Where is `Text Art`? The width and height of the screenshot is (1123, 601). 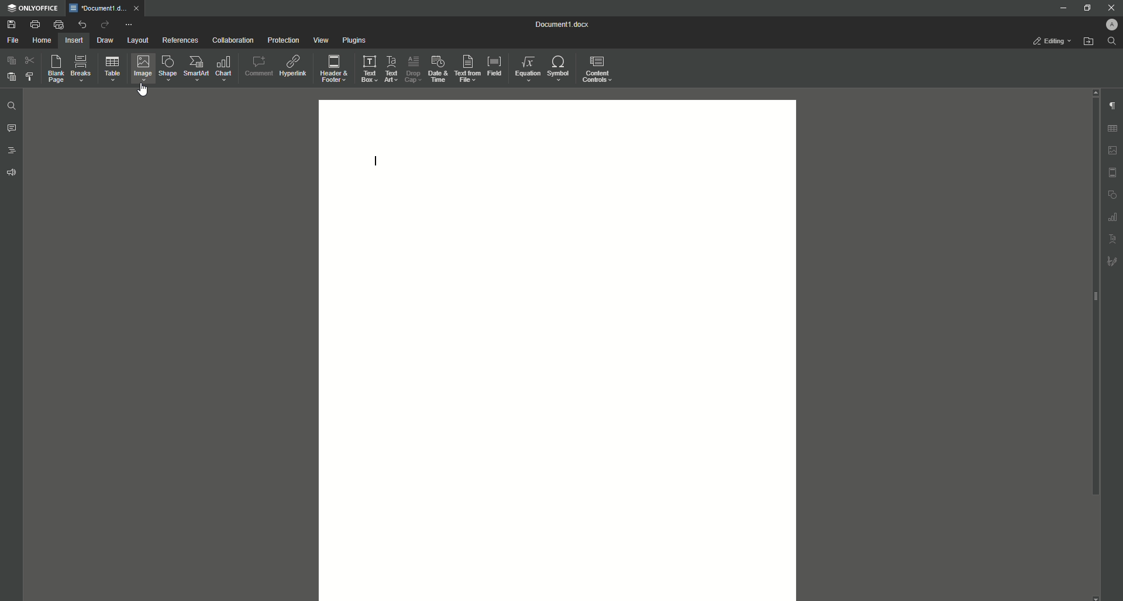 Text Art is located at coordinates (392, 70).